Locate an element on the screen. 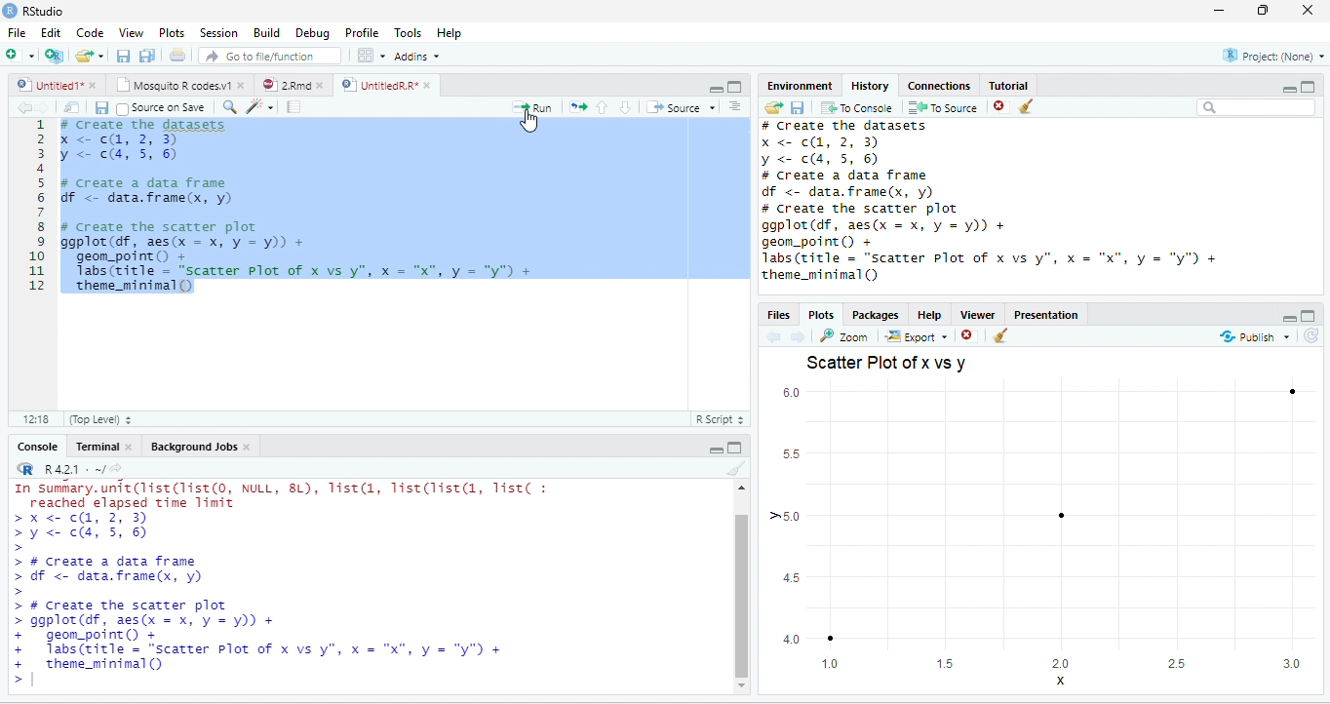  Edit is located at coordinates (50, 32).